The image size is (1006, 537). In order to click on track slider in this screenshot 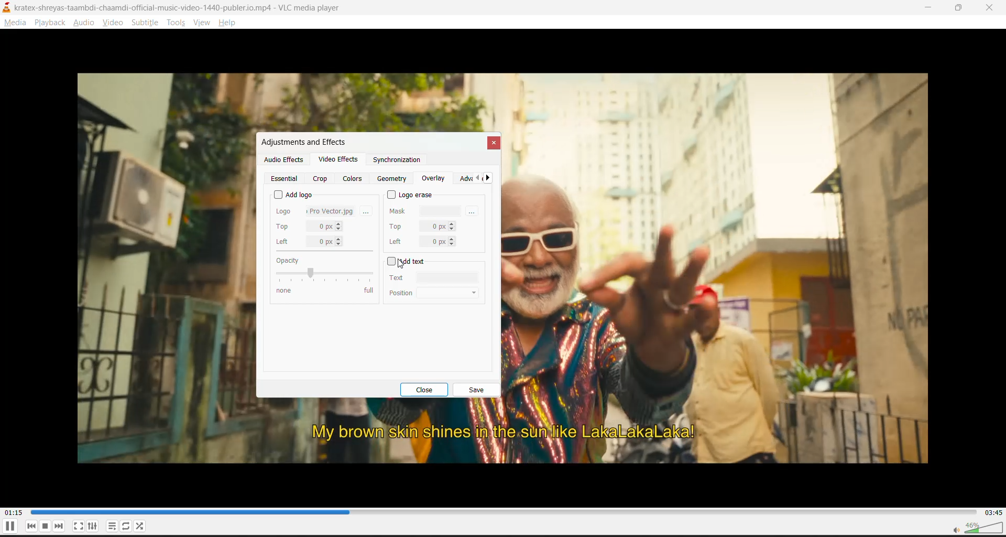, I will do `click(500, 512)`.